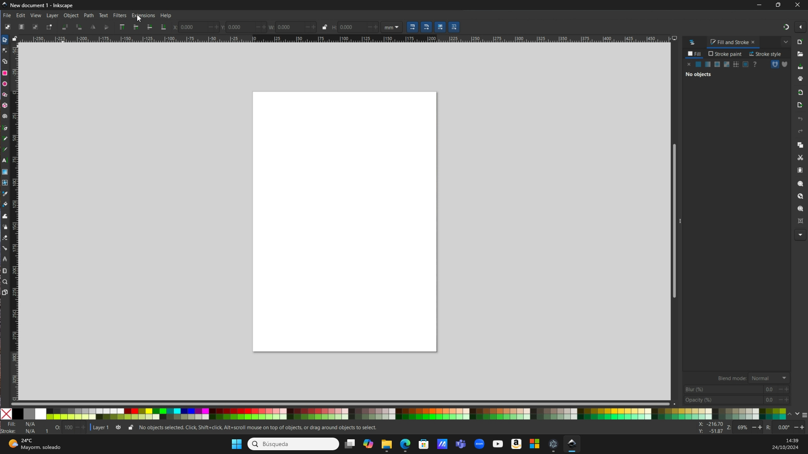  I want to click on Fill and Stroke, so click(734, 42).